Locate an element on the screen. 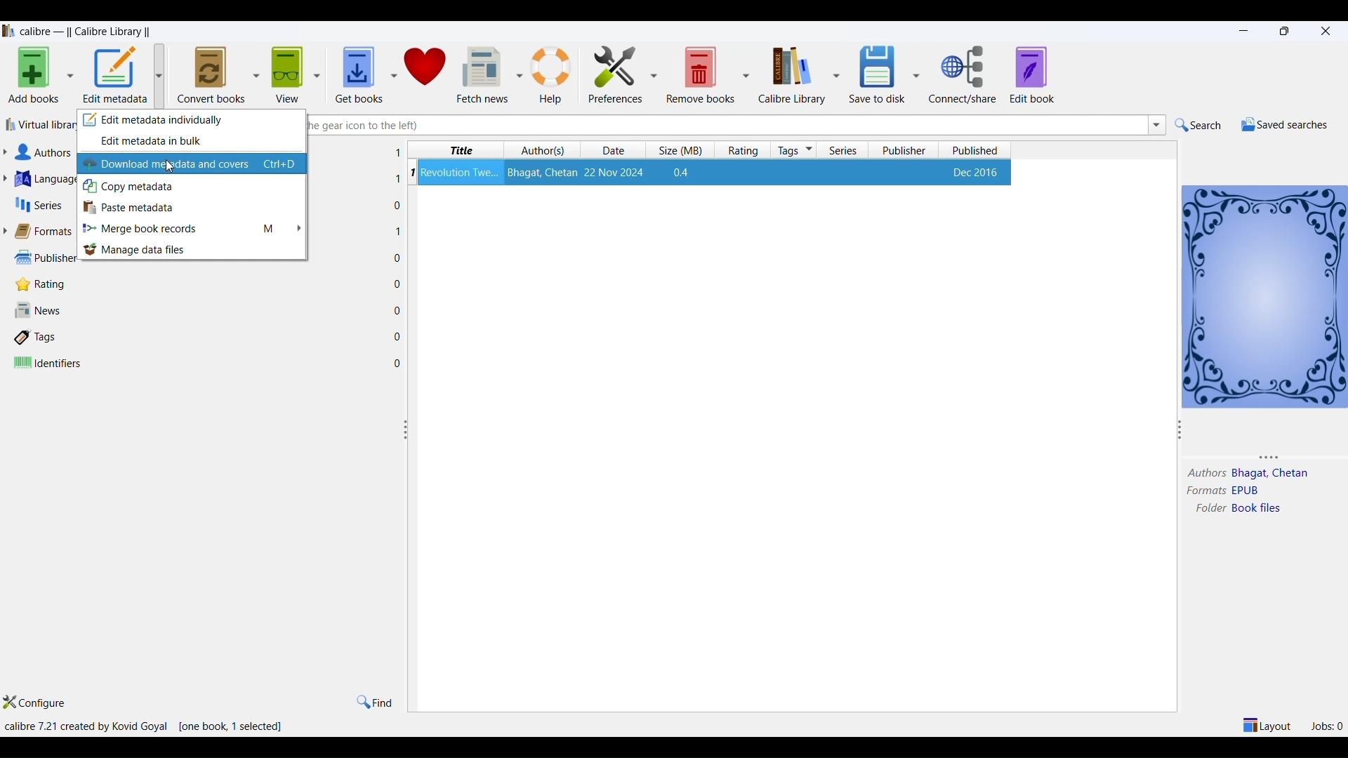  0 is located at coordinates (399, 362).